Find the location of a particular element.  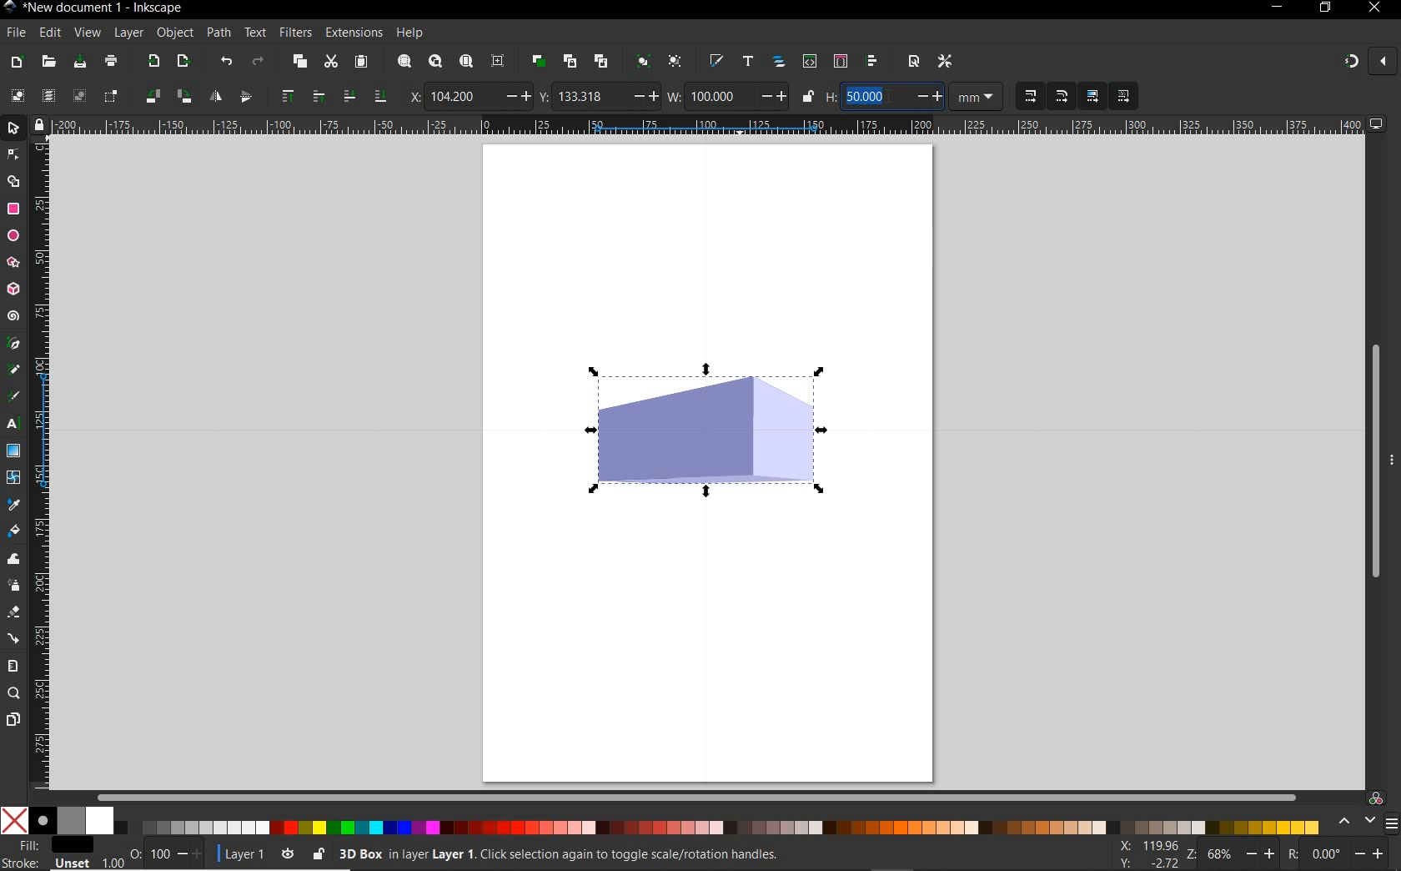

x is located at coordinates (410, 94).